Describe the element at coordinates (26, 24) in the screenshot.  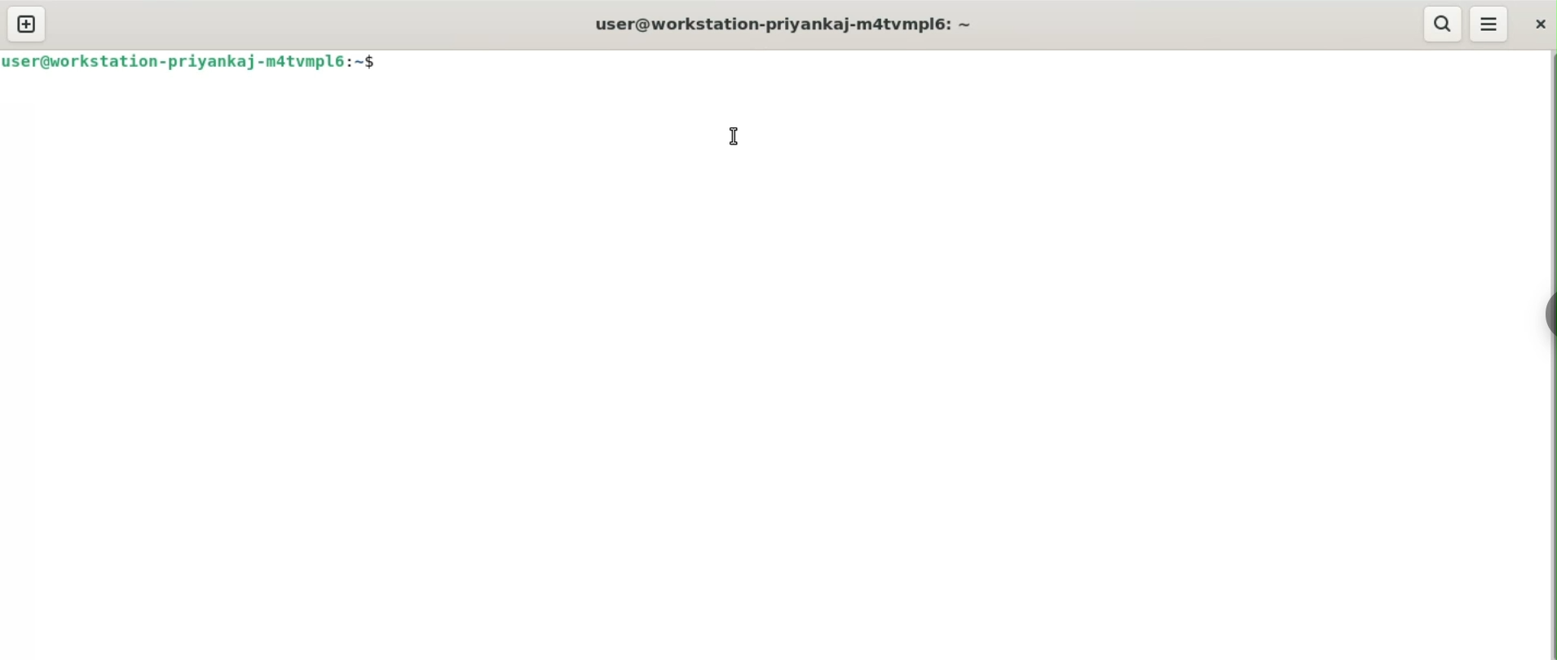
I see `new tab` at that location.